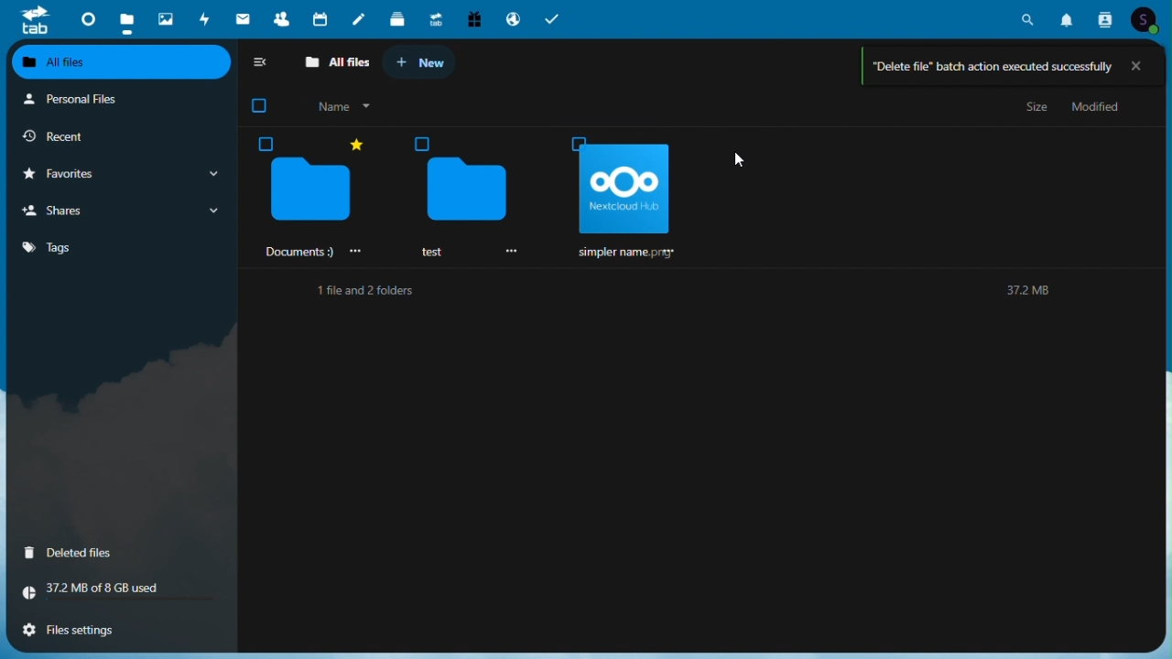 The width and height of the screenshot is (1172, 659). What do you see at coordinates (310, 197) in the screenshot?
I see `‘Documents :)` at bounding box center [310, 197].